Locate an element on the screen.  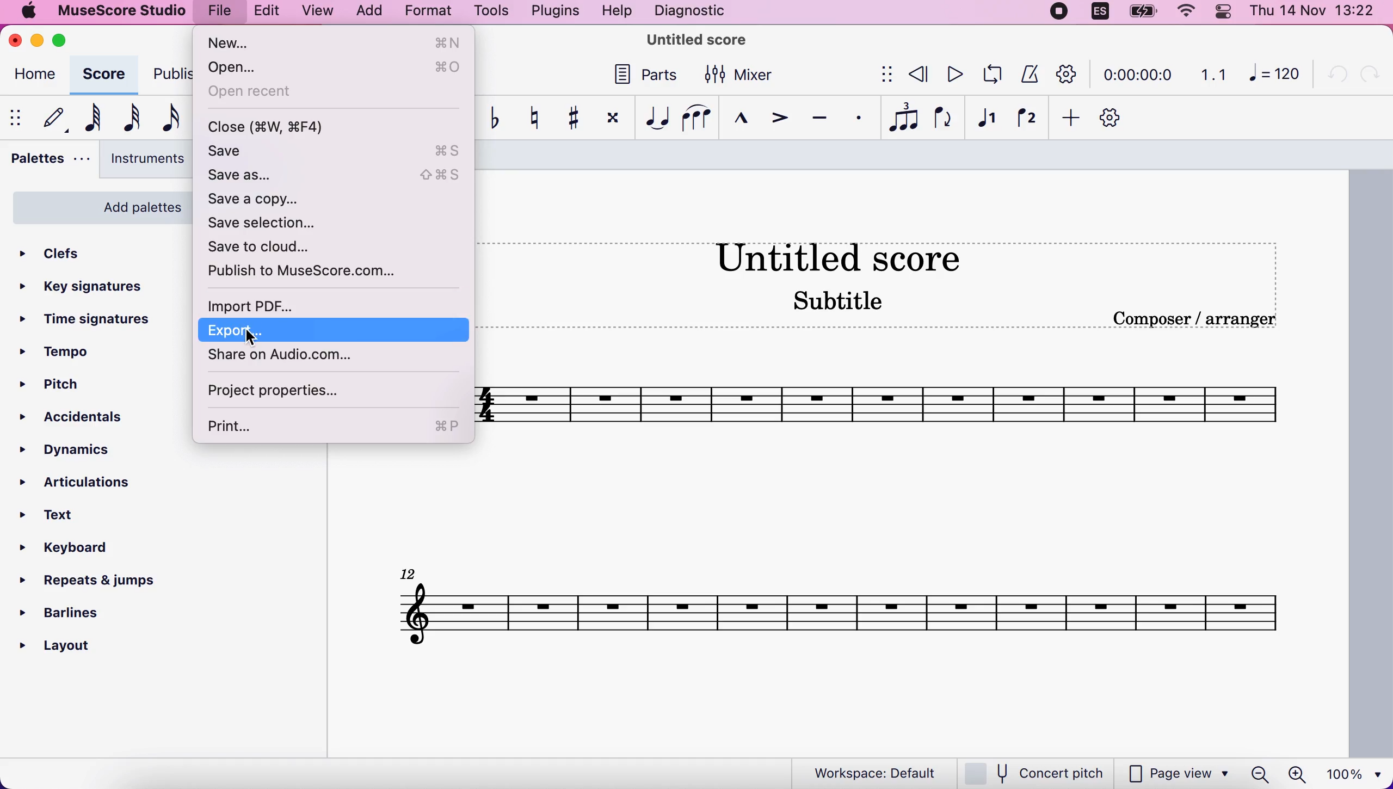
accent is located at coordinates (776, 120).